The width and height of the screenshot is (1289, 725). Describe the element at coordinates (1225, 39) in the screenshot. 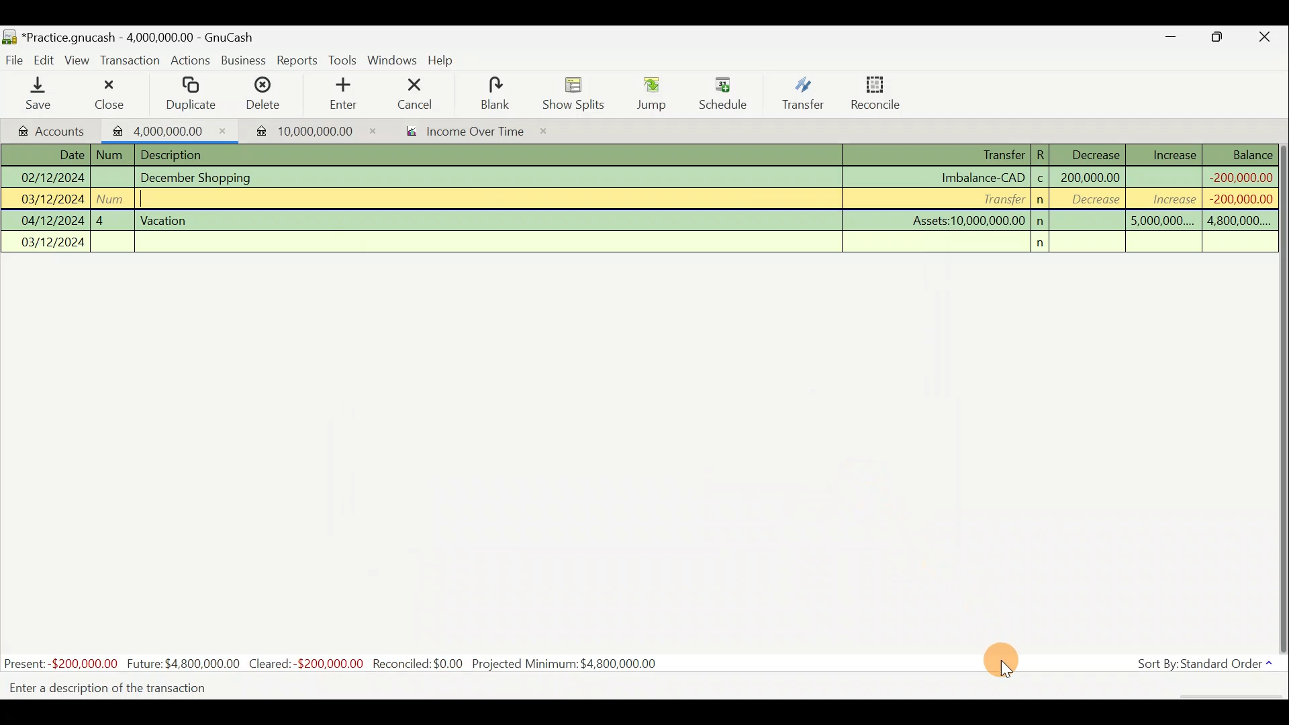

I see `Maximise` at that location.